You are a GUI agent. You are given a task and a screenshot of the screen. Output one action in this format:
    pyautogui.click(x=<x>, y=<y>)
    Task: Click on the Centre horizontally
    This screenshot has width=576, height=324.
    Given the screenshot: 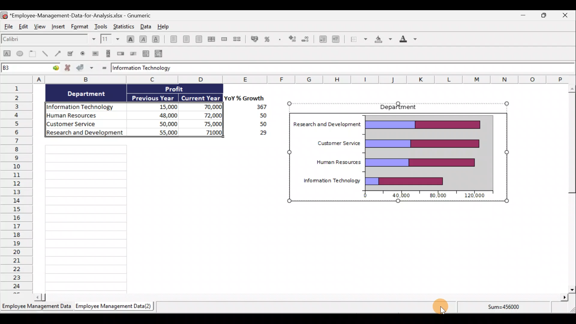 What is the action you would take?
    pyautogui.click(x=188, y=40)
    